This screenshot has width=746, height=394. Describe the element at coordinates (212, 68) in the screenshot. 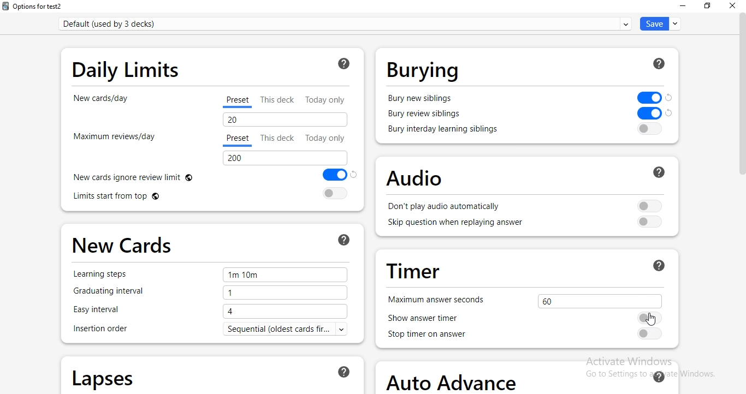

I see `daily limits` at that location.